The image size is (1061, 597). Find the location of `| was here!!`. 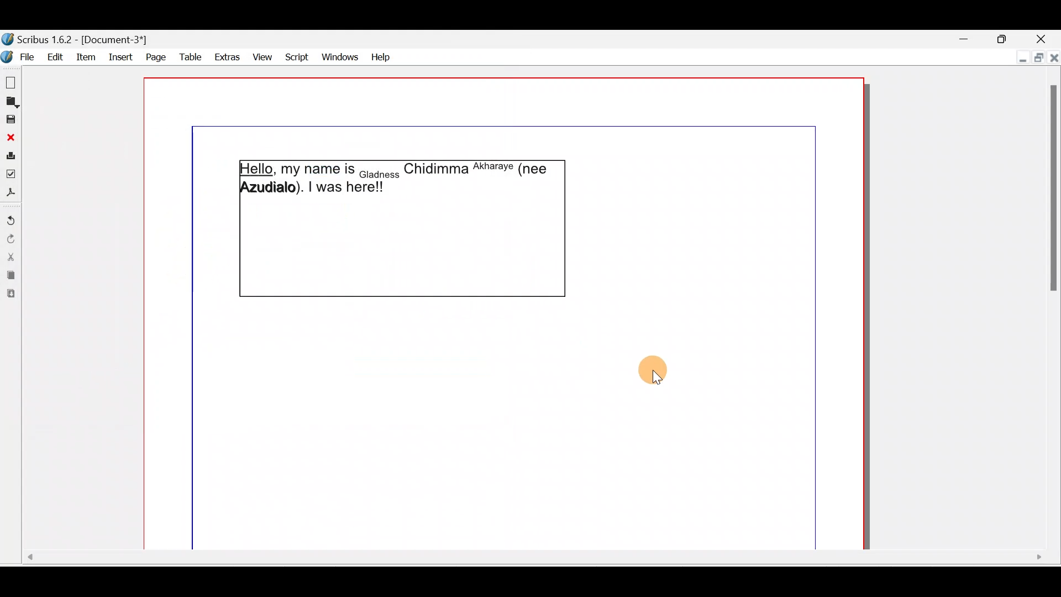

| was here!! is located at coordinates (345, 188).